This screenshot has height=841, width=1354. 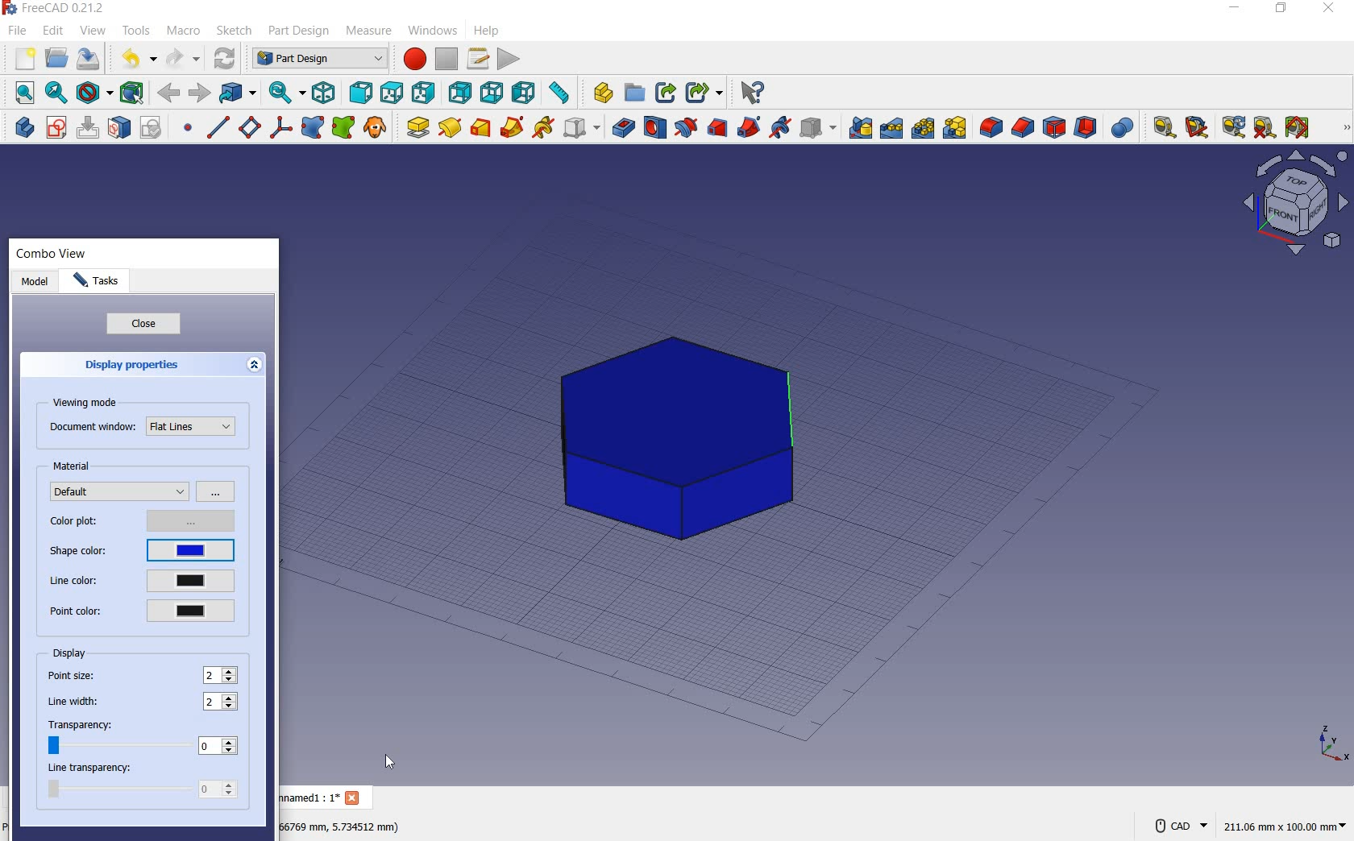 What do you see at coordinates (955, 128) in the screenshot?
I see `create MultiTransform` at bounding box center [955, 128].